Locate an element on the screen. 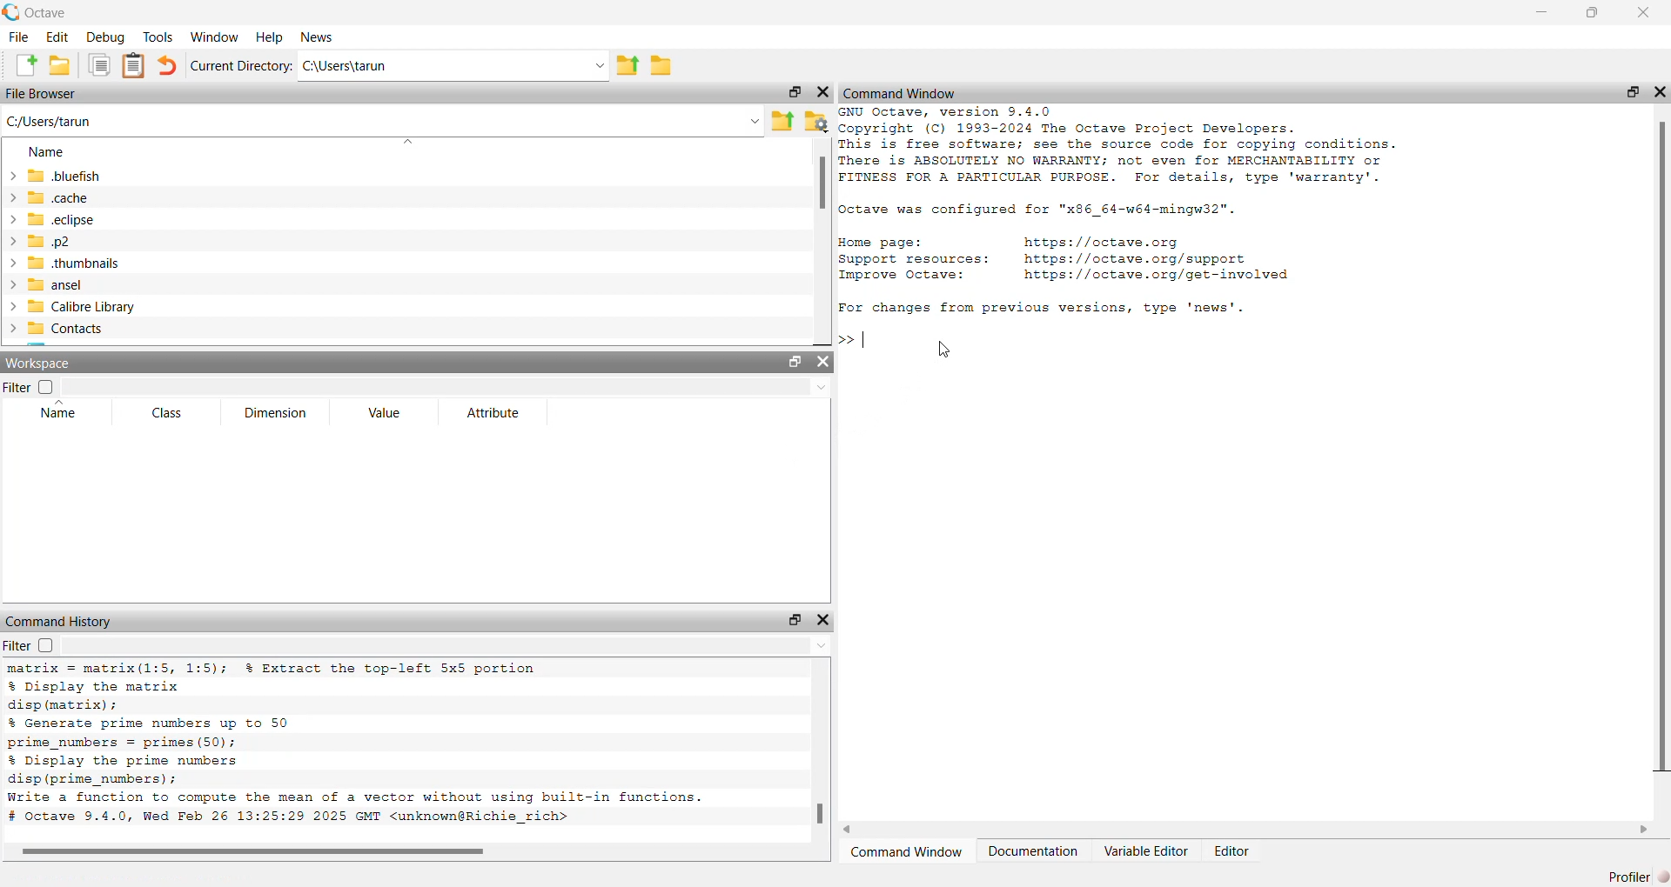 This screenshot has height=887, width=1671. maximise is located at coordinates (1592, 10).